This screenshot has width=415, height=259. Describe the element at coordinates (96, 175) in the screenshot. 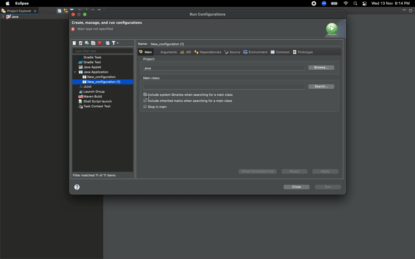

I see `Filter matched 11 of 11 items` at that location.